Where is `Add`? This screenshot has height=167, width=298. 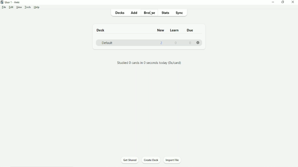 Add is located at coordinates (134, 13).